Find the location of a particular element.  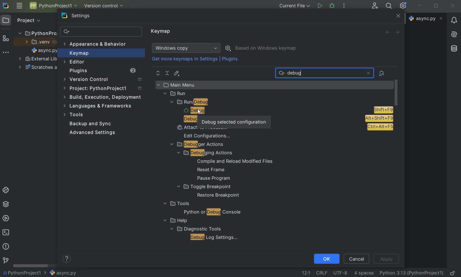

tools is located at coordinates (74, 115).